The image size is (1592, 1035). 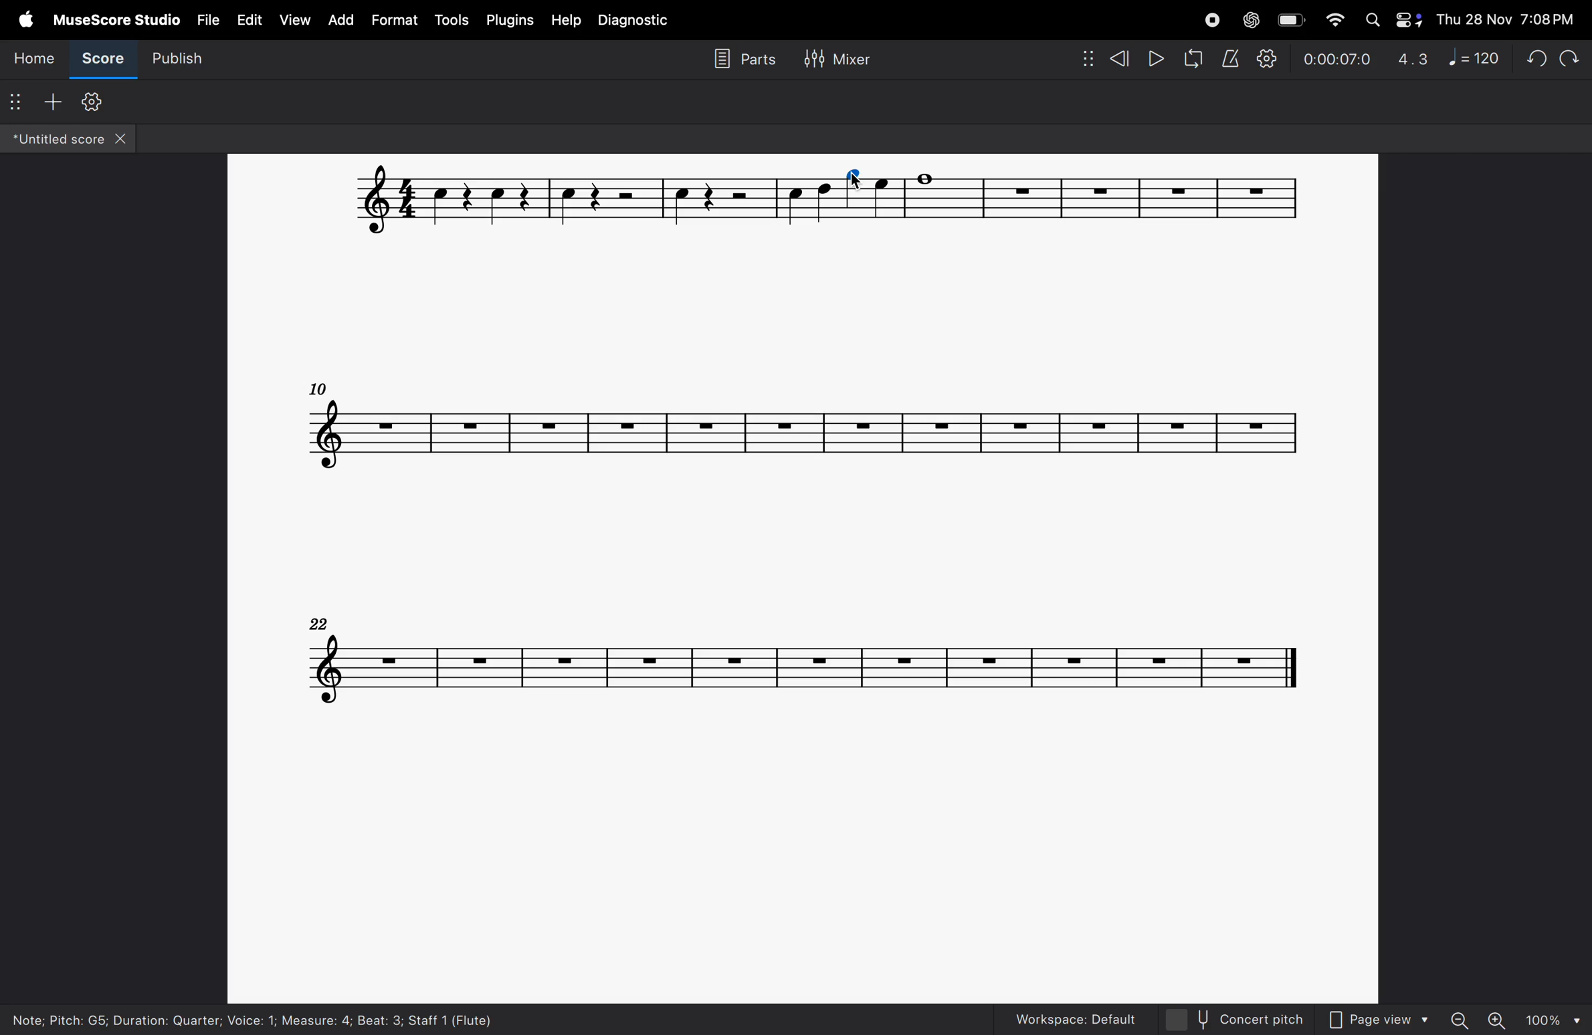 I want to click on page view, so click(x=1379, y=1022).